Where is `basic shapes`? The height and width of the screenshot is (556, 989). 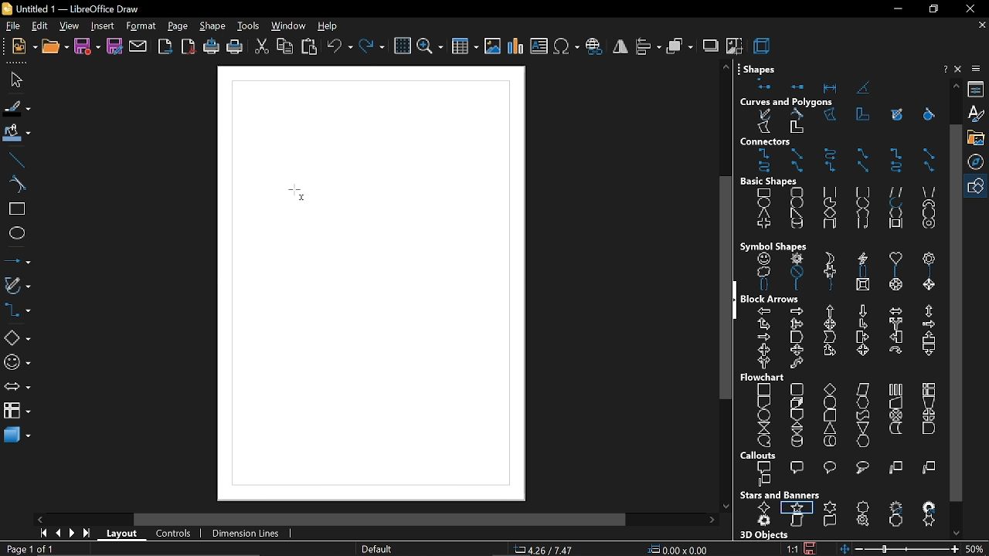
basic shapes is located at coordinates (840, 210).